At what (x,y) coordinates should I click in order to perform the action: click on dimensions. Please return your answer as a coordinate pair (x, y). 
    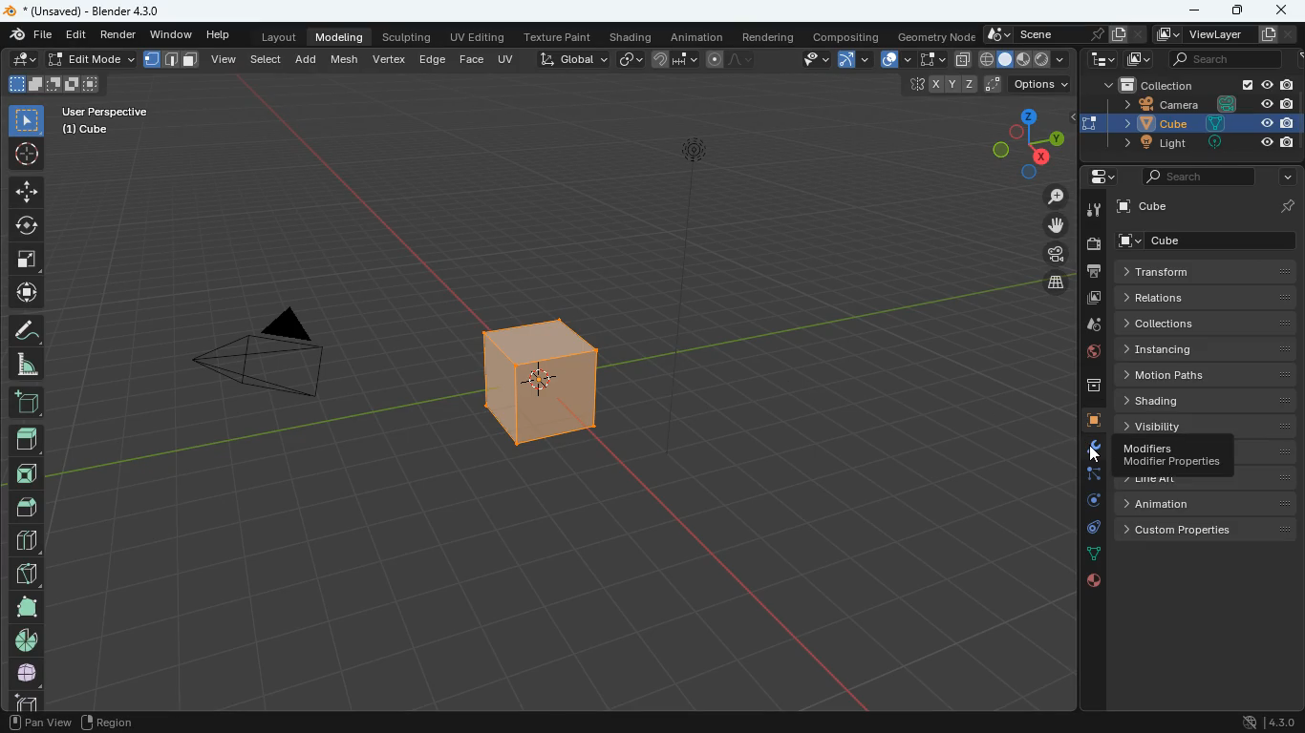
    Looking at the image, I should click on (1016, 142).